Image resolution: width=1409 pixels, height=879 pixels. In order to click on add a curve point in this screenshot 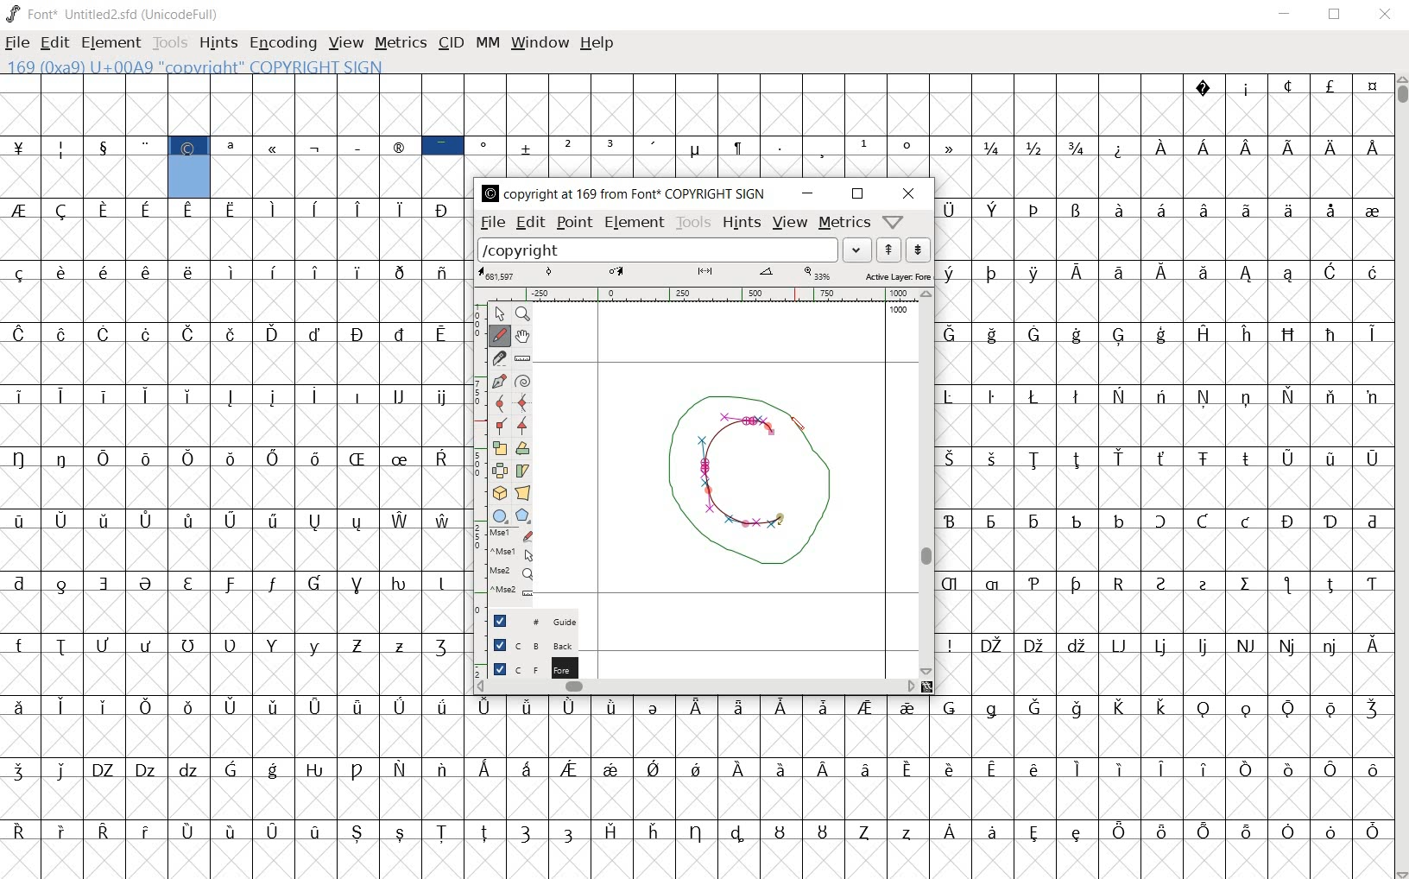, I will do `click(501, 402)`.